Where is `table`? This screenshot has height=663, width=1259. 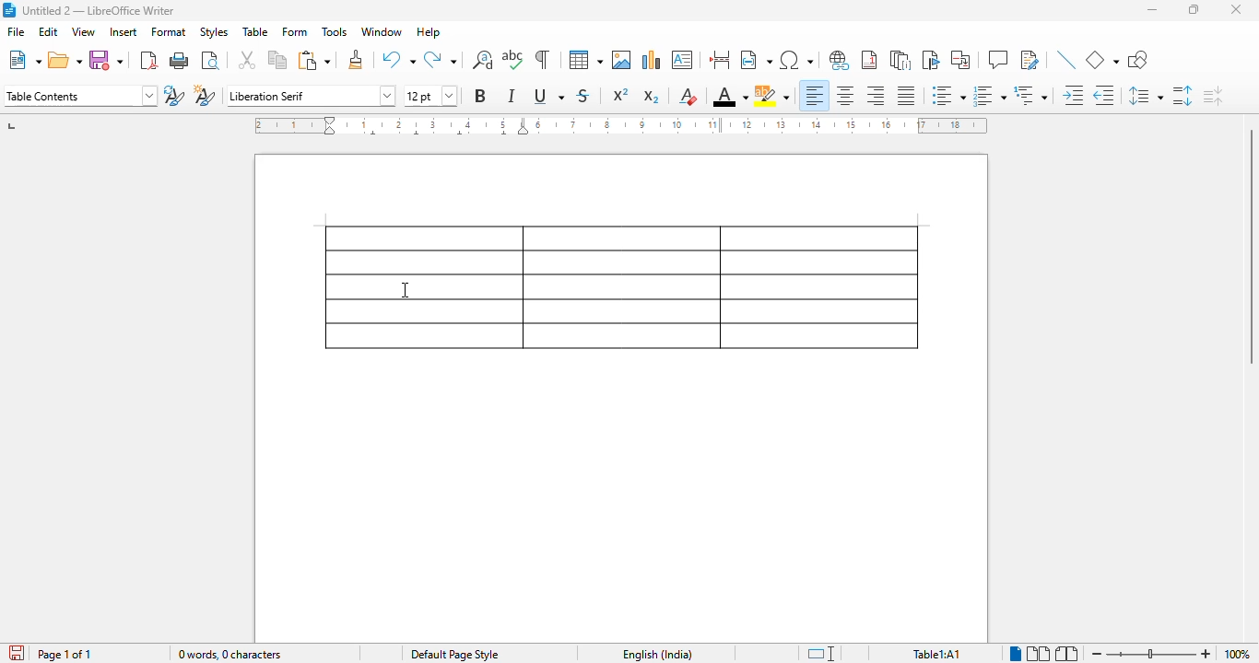 table is located at coordinates (622, 286).